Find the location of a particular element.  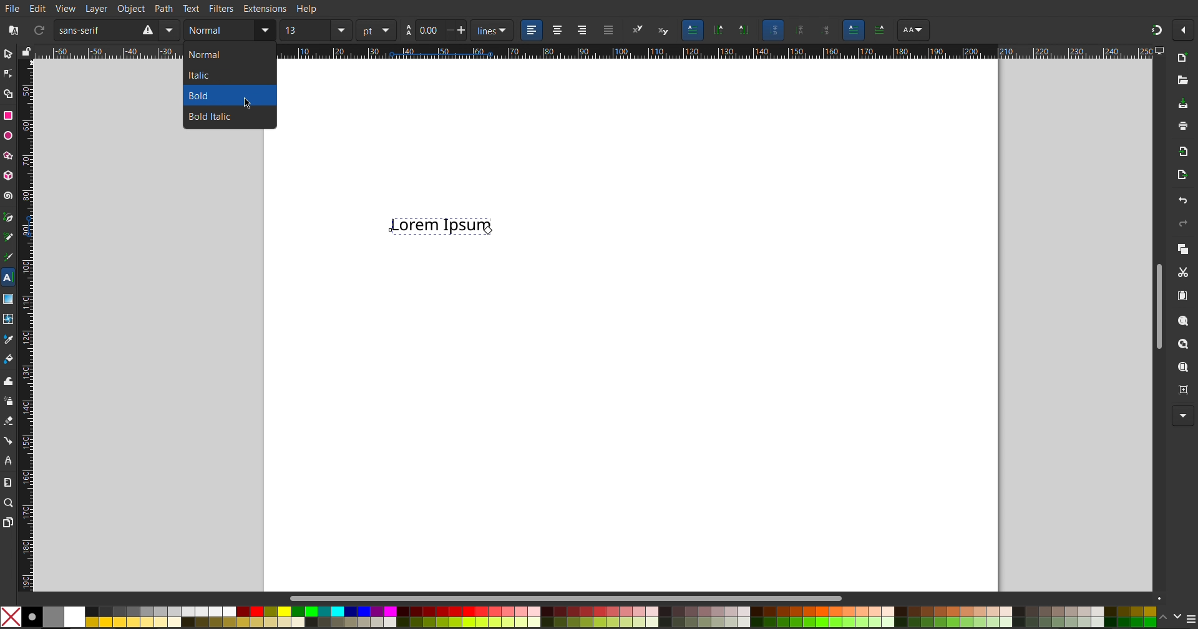

Zoom Drawing is located at coordinates (1180, 344).